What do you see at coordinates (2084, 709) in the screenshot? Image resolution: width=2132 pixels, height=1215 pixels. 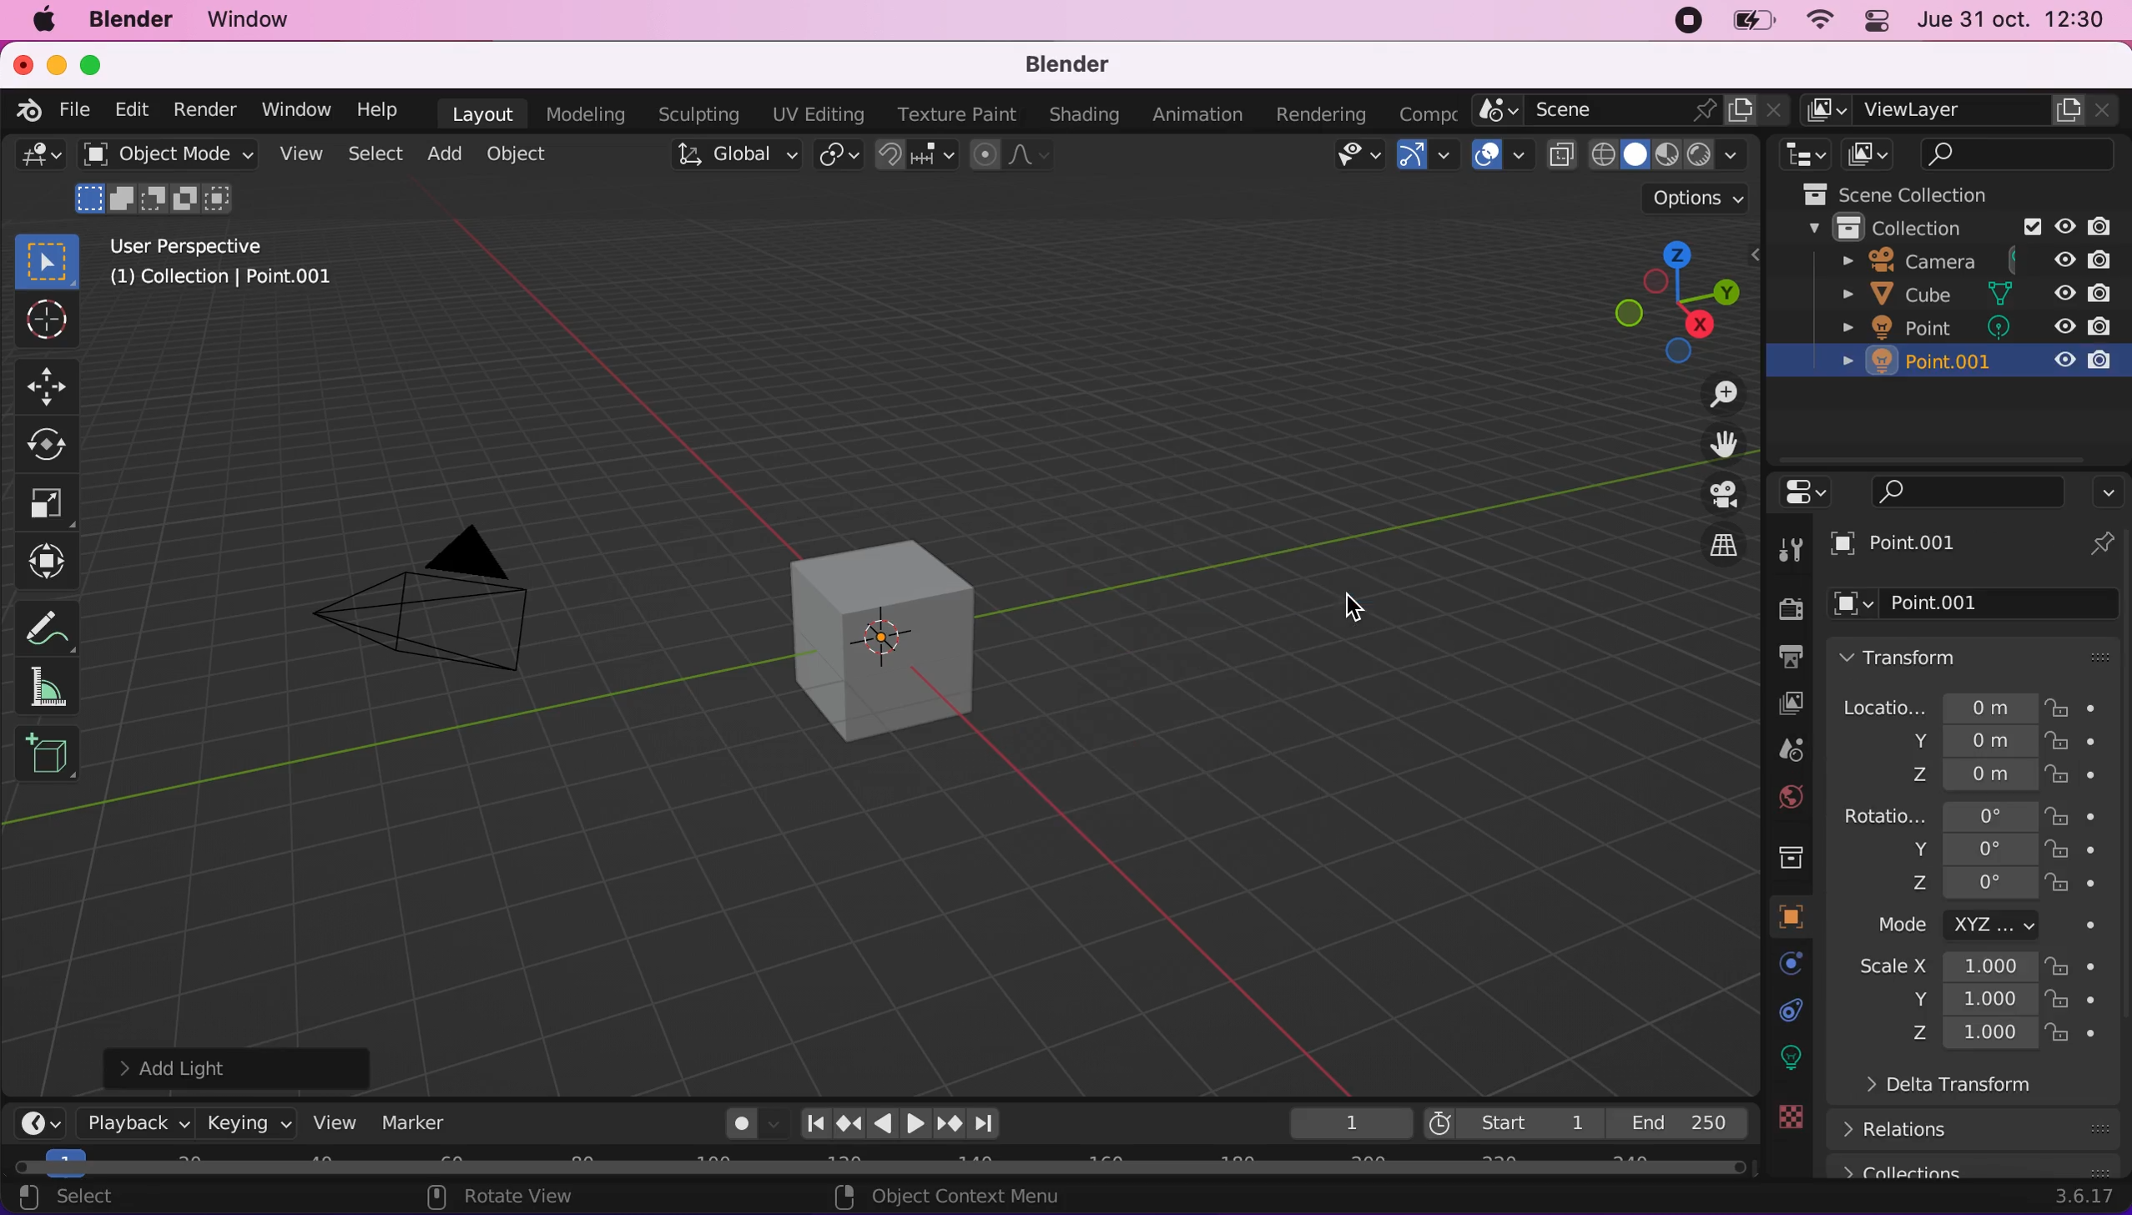 I see `lock` at bounding box center [2084, 709].